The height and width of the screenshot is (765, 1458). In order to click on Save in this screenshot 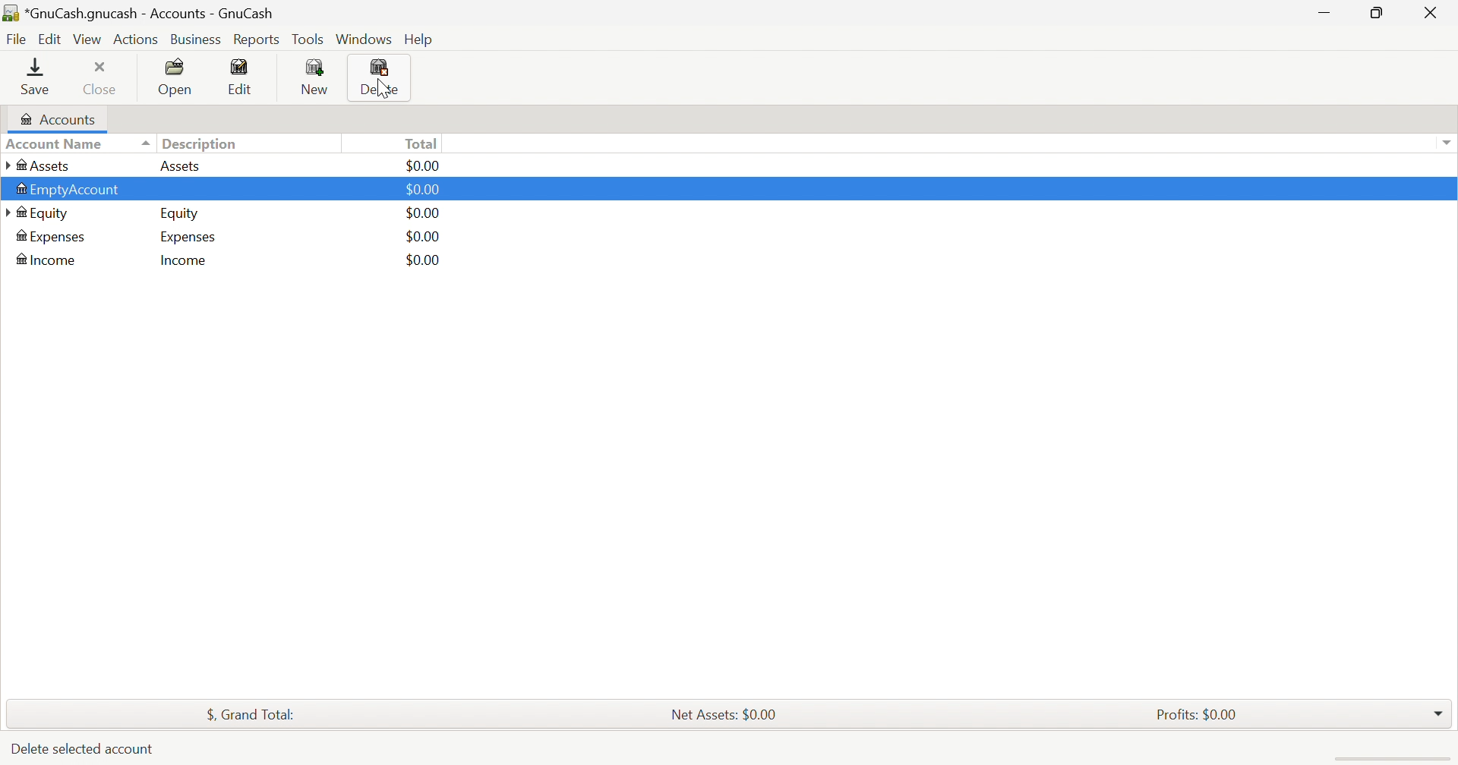, I will do `click(35, 76)`.